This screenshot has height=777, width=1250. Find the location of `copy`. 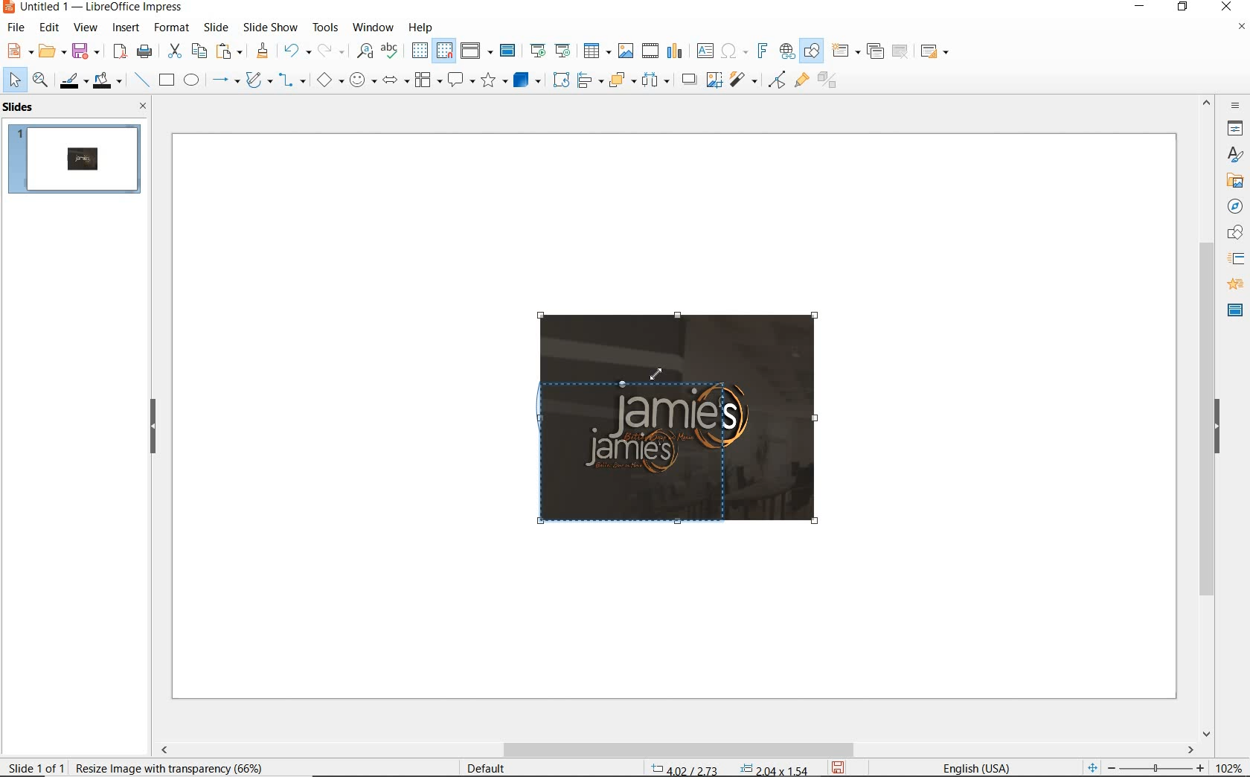

copy is located at coordinates (199, 51).